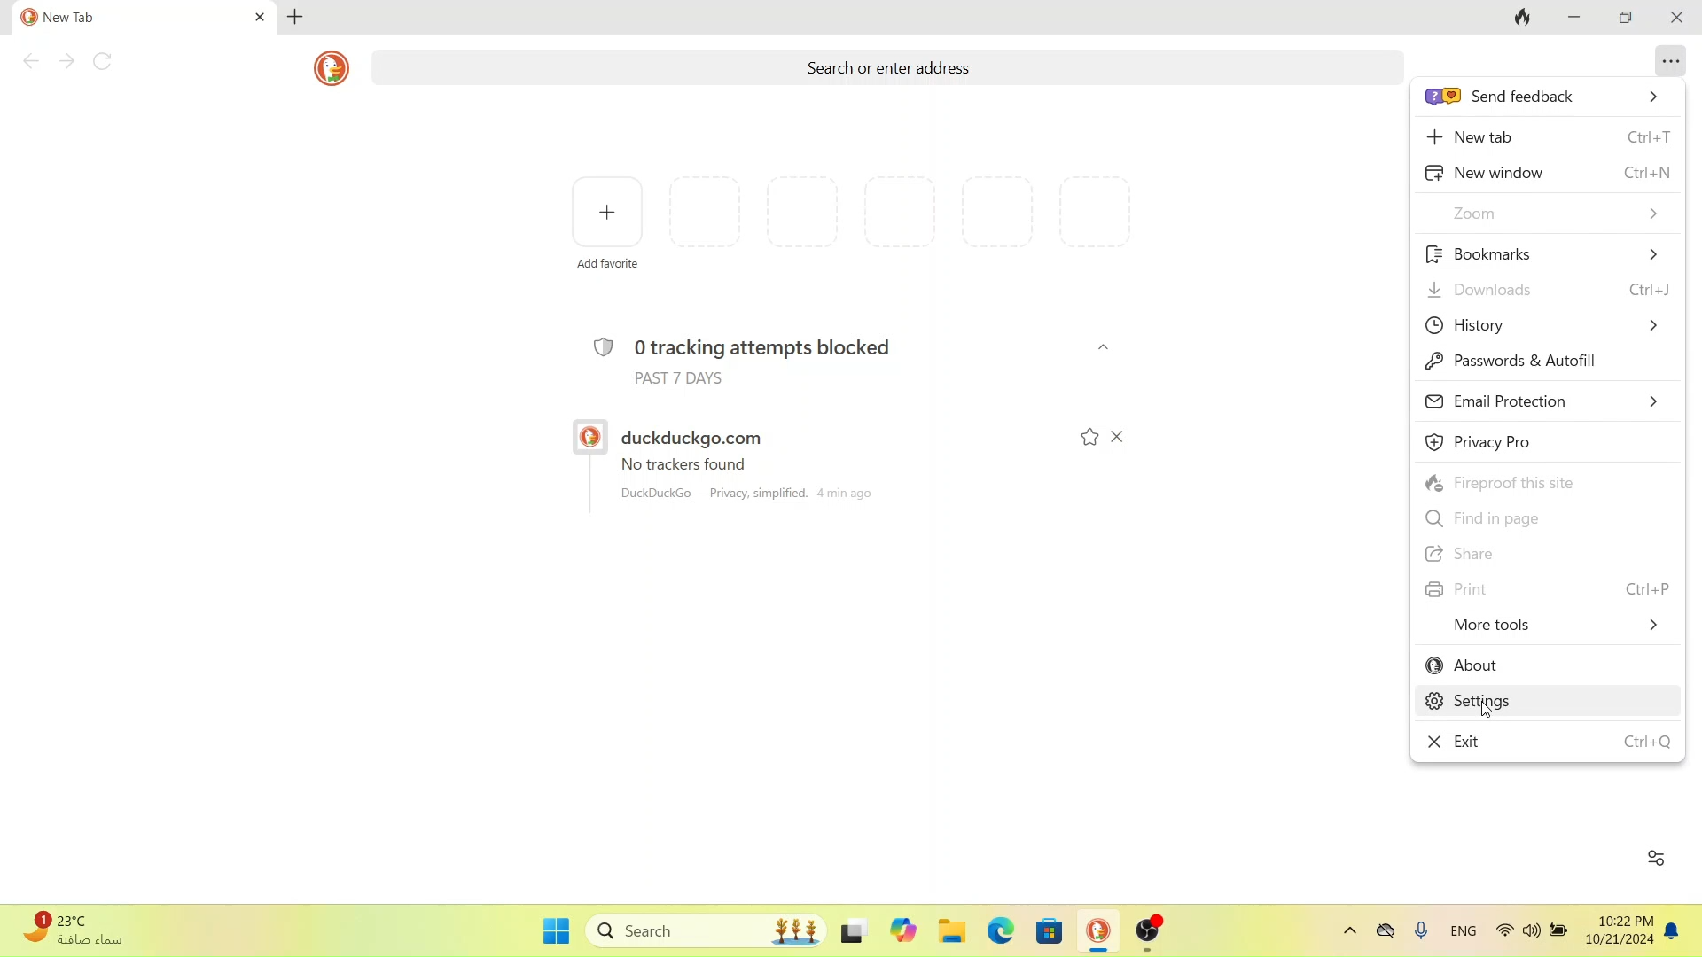 This screenshot has height=957, width=1702. Describe the element at coordinates (1550, 253) in the screenshot. I see `bookmarks` at that location.